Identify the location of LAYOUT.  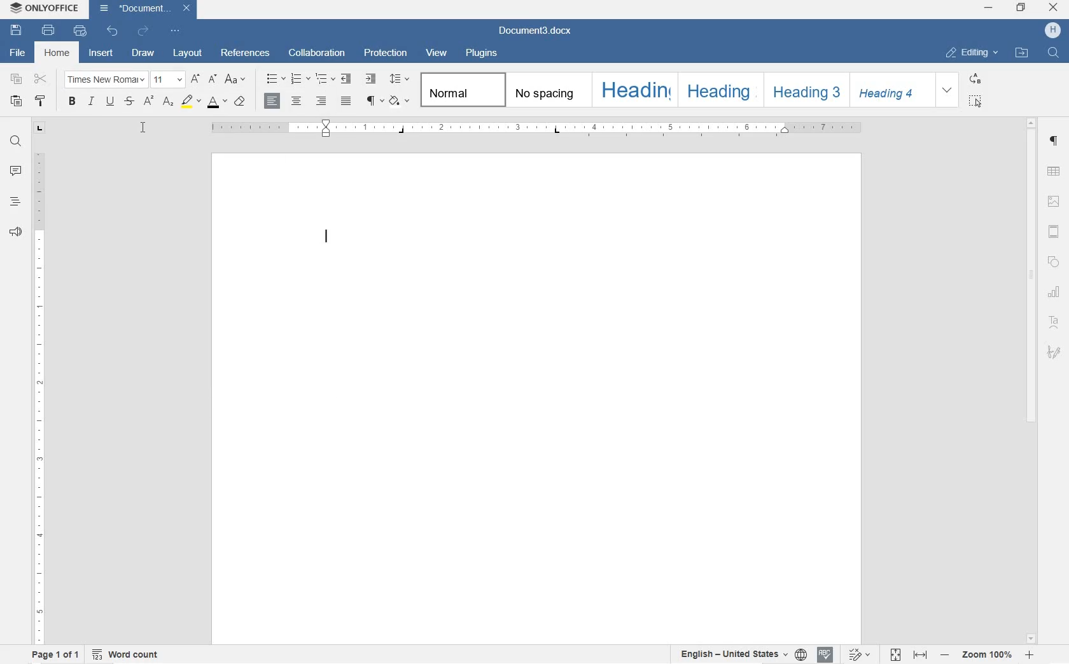
(188, 53).